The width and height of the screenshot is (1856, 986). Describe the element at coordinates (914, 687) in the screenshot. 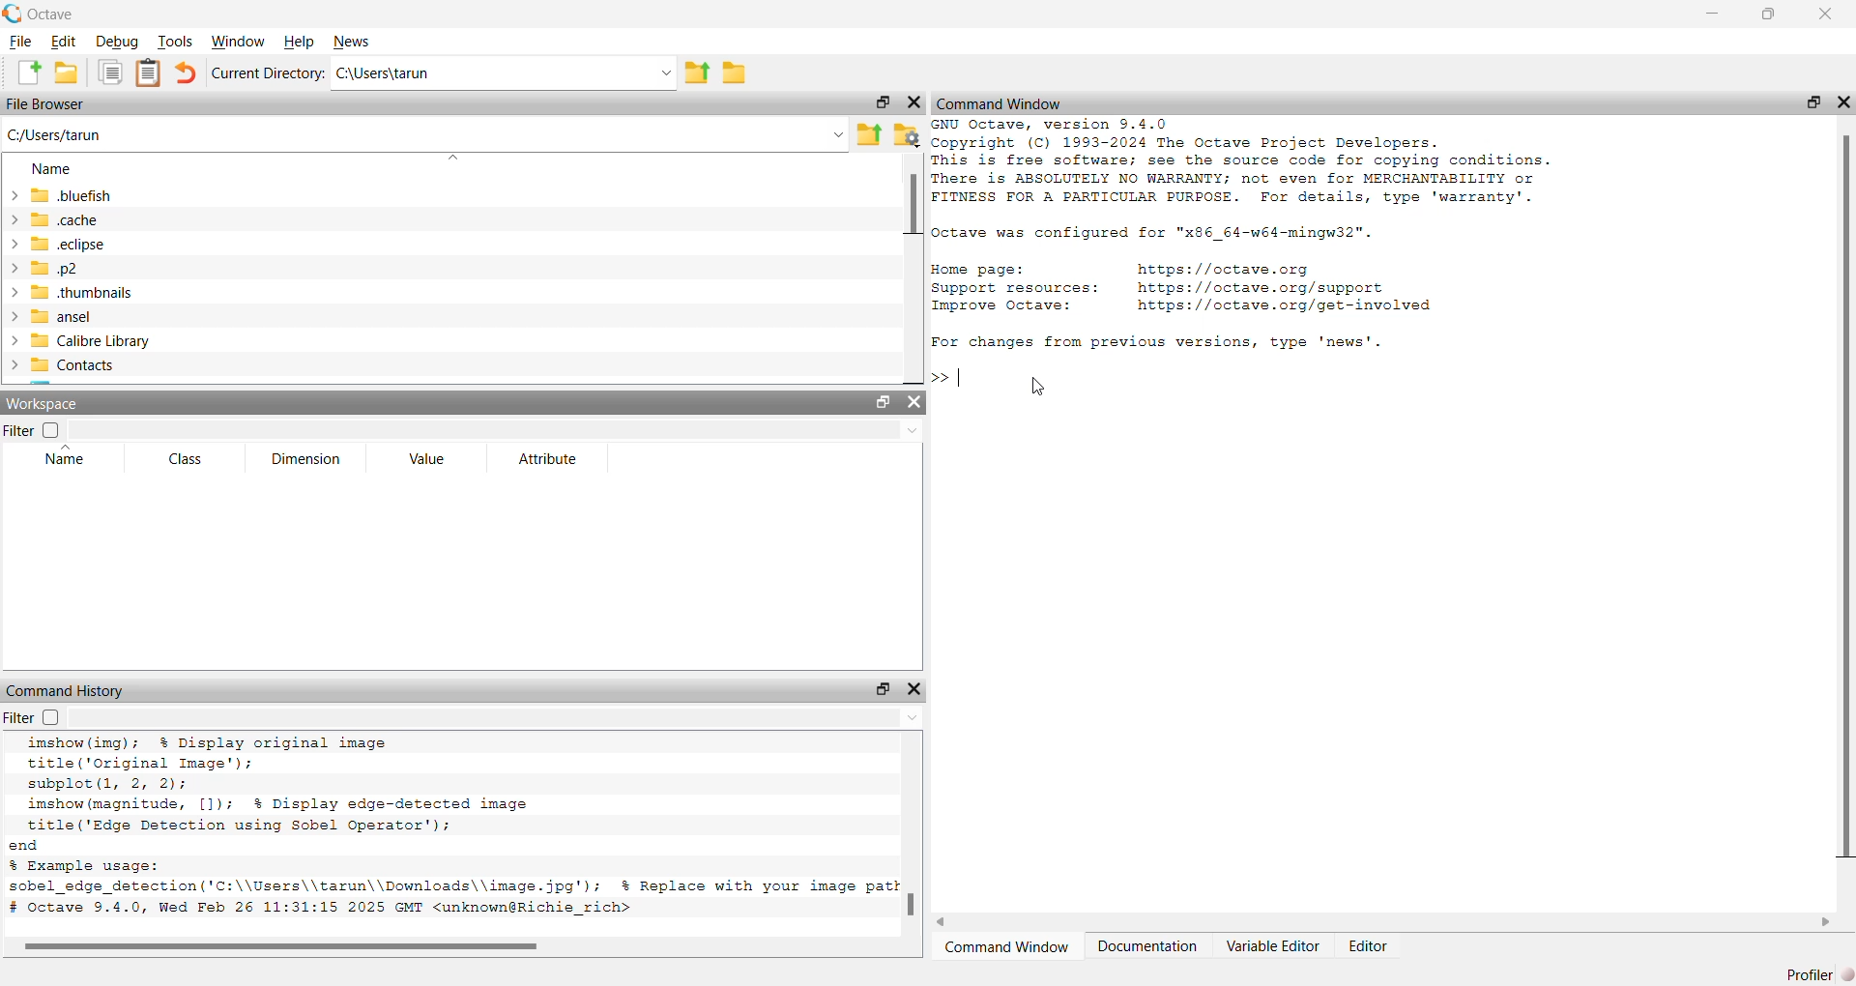

I see `close` at that location.